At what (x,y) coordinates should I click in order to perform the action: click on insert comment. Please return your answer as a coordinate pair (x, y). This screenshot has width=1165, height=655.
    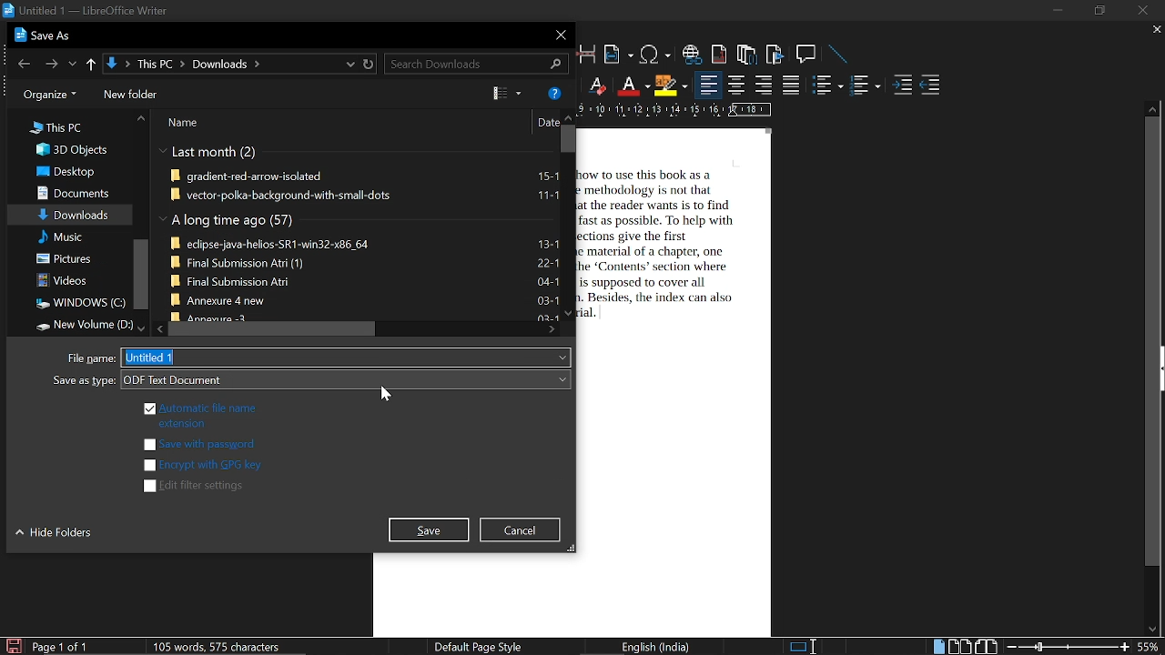
    Looking at the image, I should click on (807, 55).